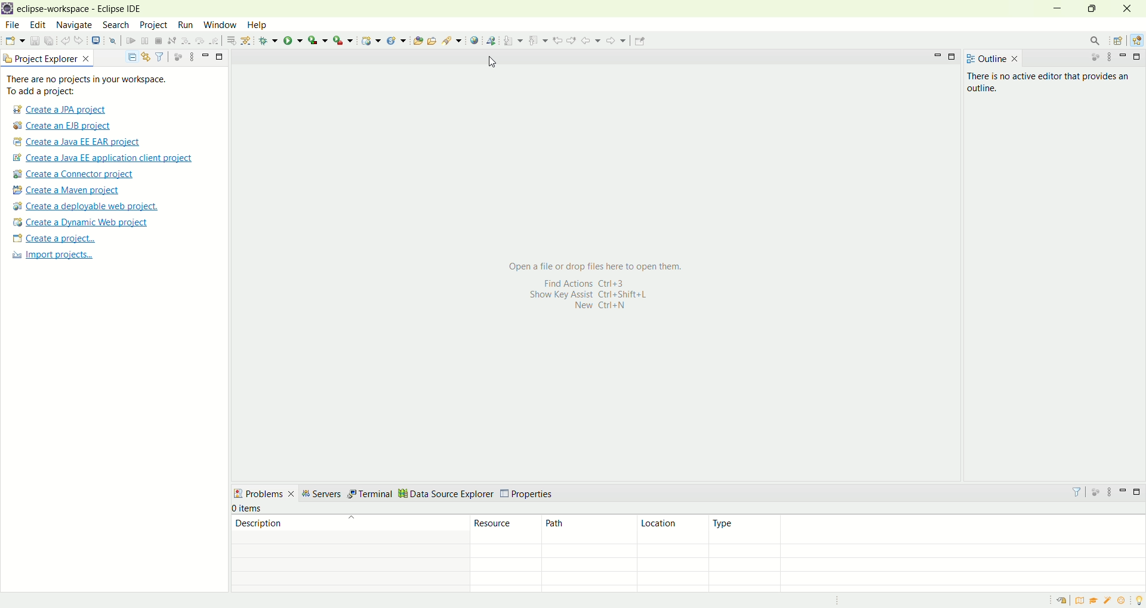  Describe the element at coordinates (1125, 57) in the screenshot. I see `minimize` at that location.